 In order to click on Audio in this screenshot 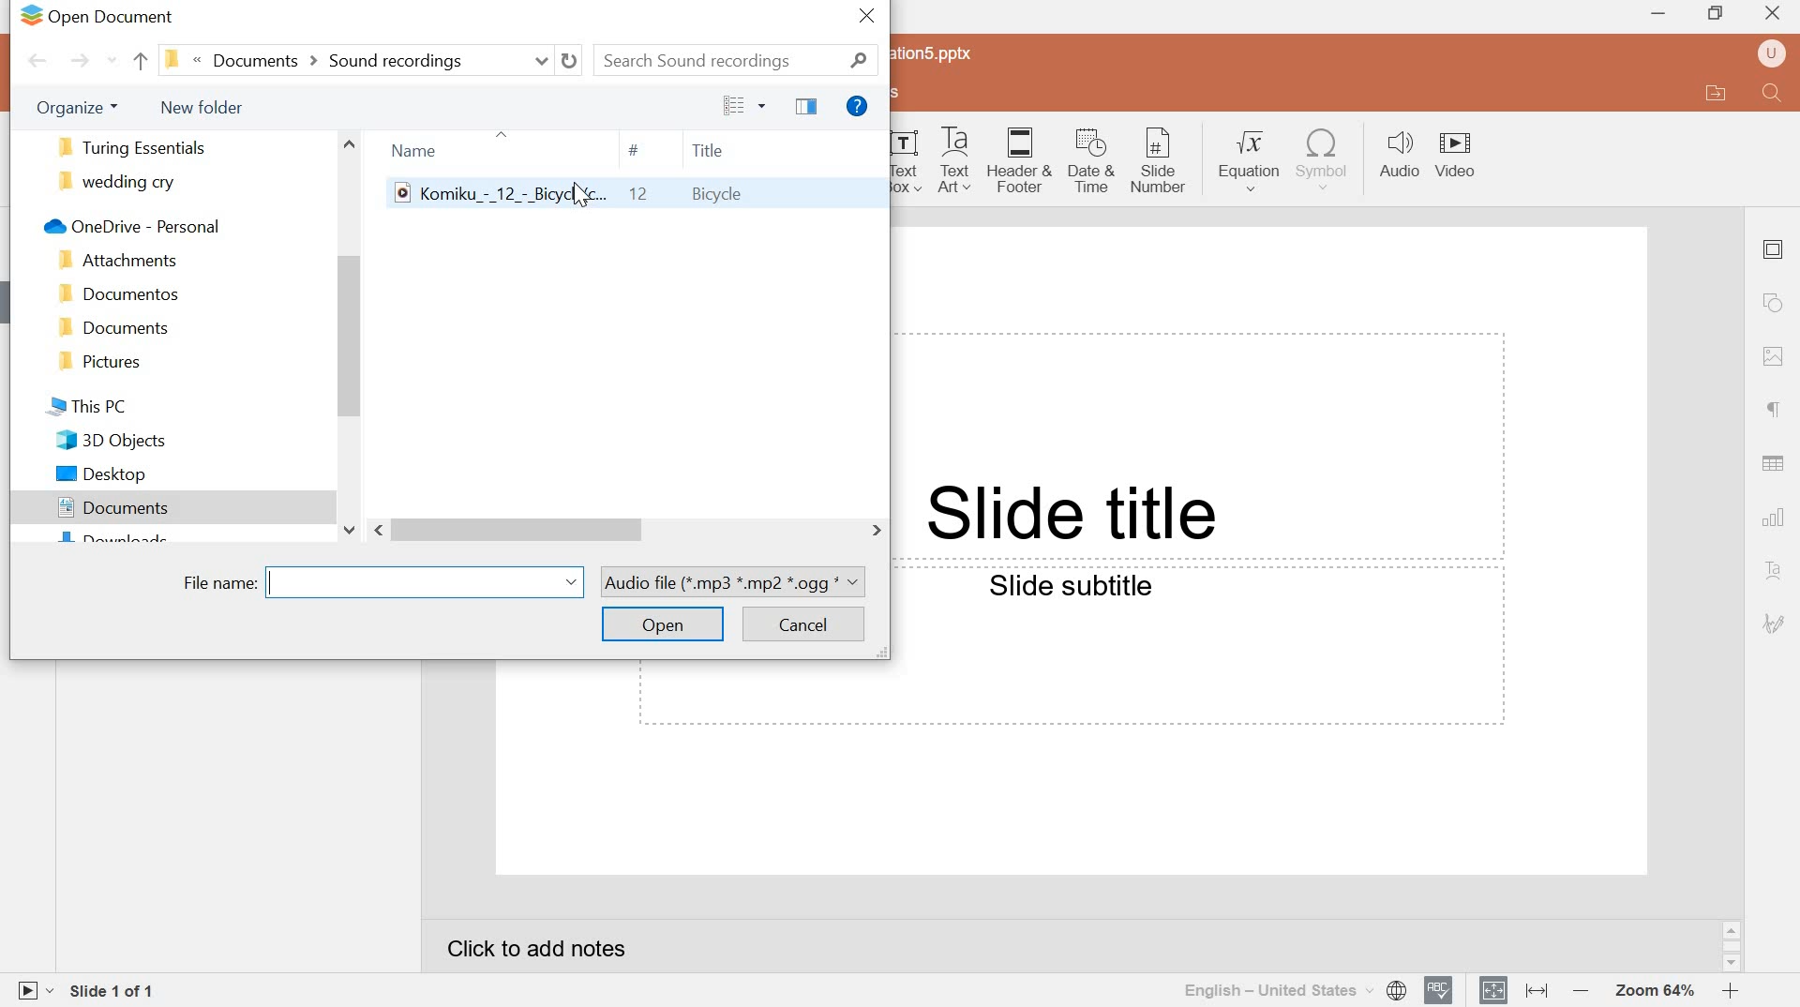, I will do `click(1396, 154)`.